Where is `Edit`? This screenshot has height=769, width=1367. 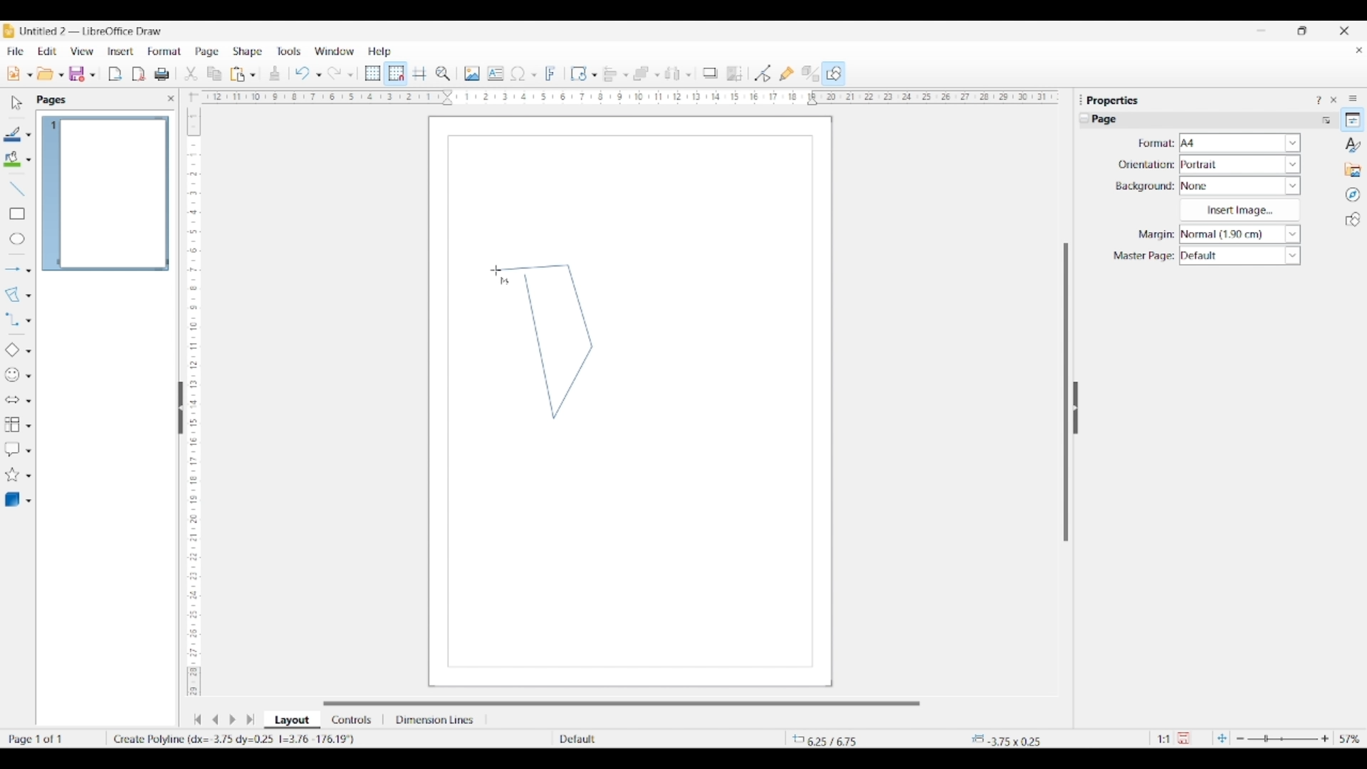 Edit is located at coordinates (47, 51).